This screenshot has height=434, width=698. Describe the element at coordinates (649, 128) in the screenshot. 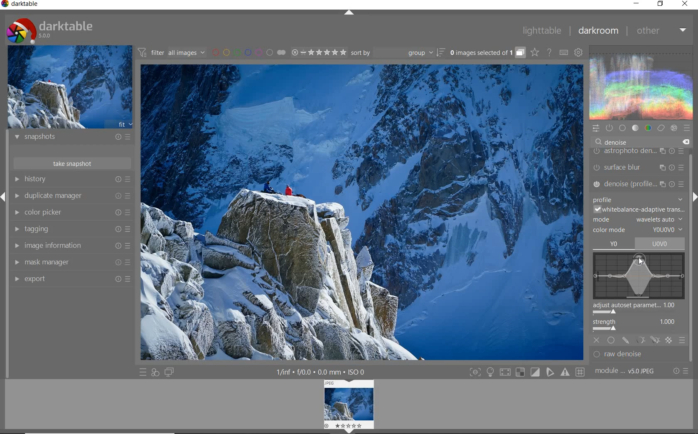

I see `color` at that location.